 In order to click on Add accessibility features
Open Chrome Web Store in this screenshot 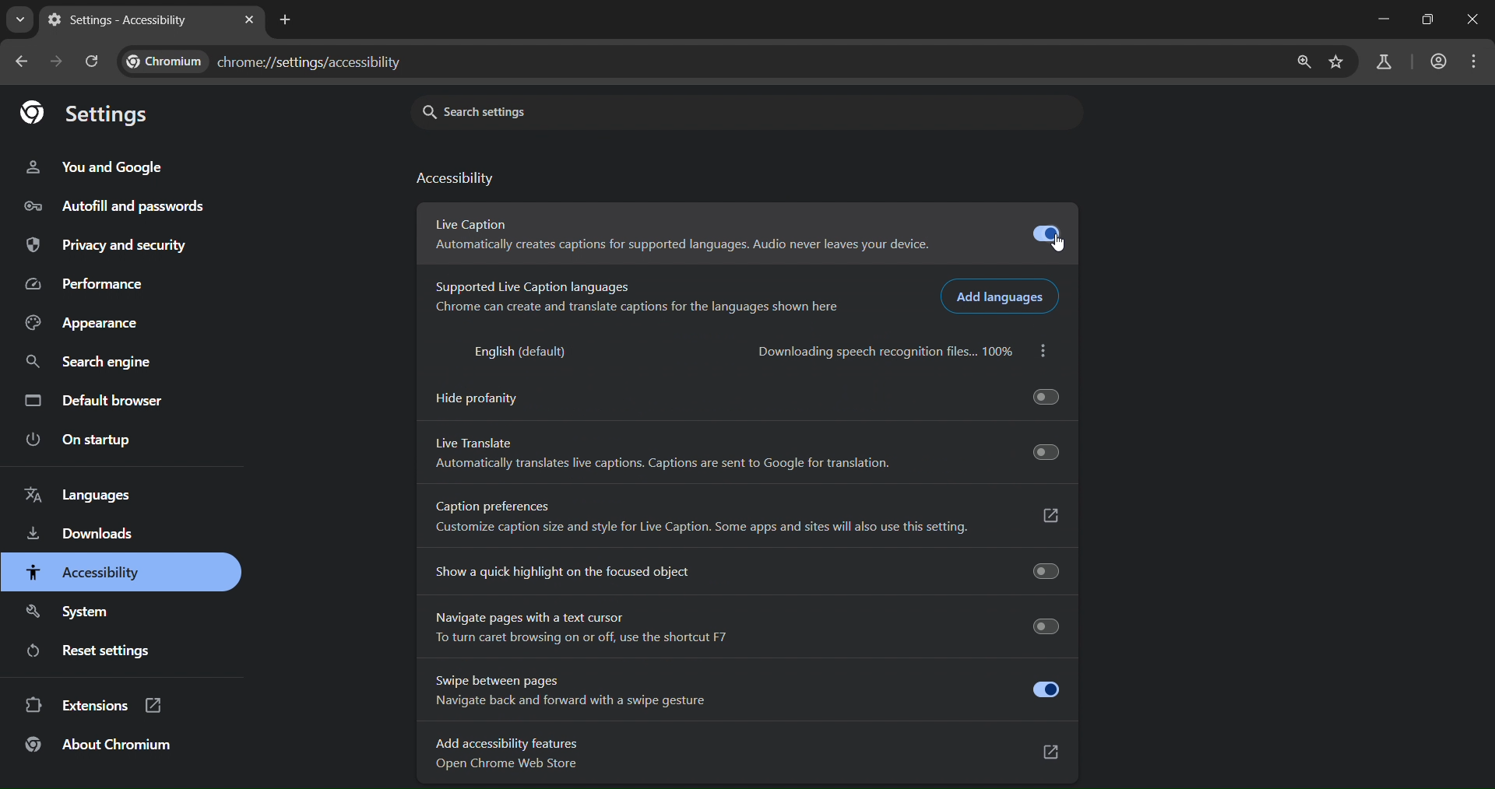, I will do `click(747, 751)`.